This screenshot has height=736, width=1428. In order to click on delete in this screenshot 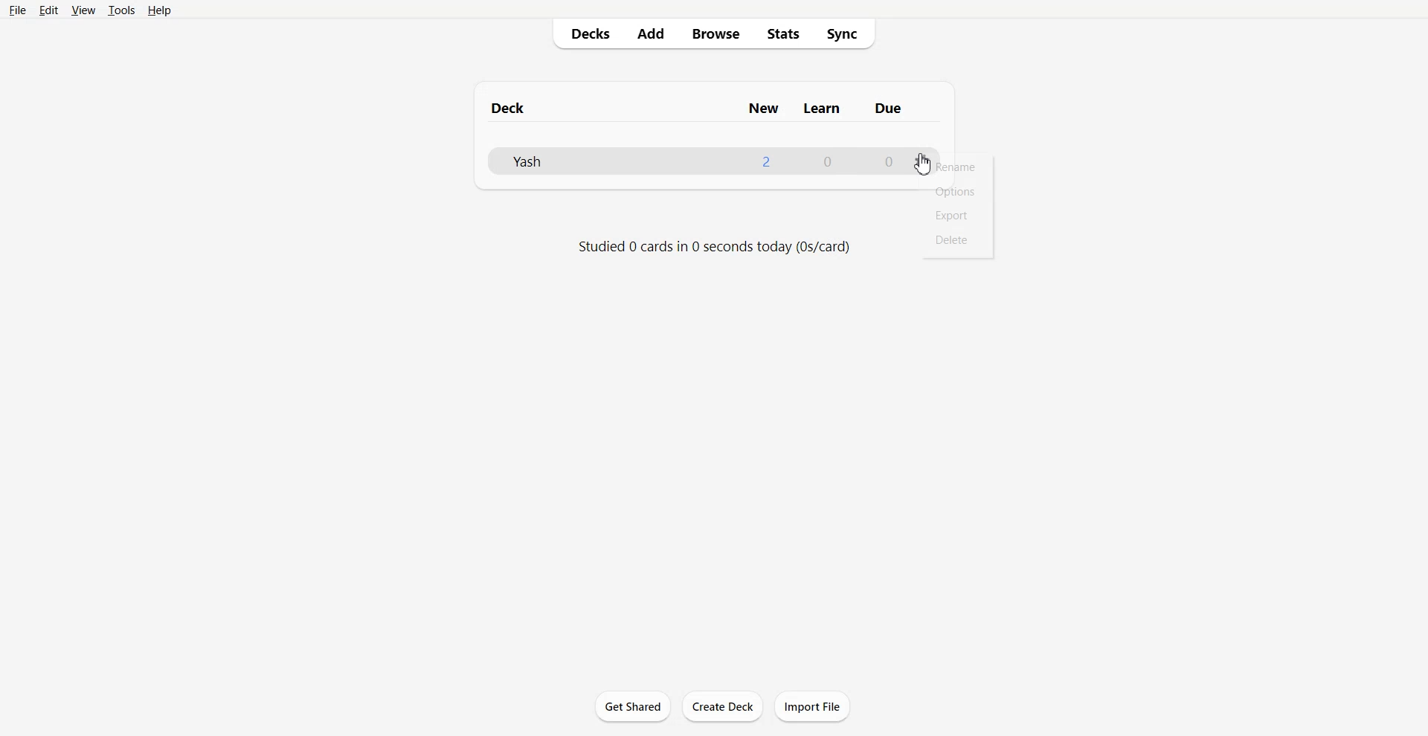, I will do `click(950, 239)`.